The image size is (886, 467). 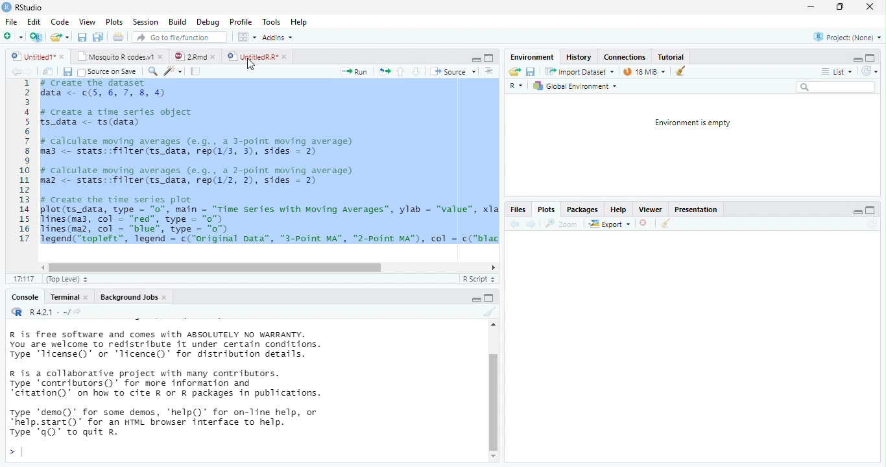 I want to click on close, so click(x=286, y=57).